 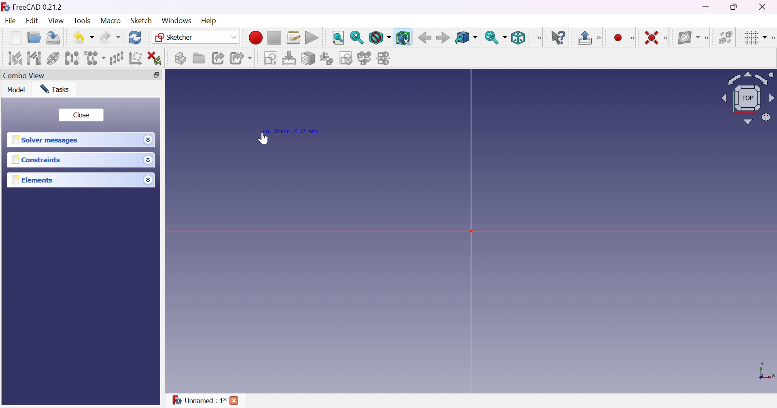 I want to click on Undo, so click(x=84, y=39).